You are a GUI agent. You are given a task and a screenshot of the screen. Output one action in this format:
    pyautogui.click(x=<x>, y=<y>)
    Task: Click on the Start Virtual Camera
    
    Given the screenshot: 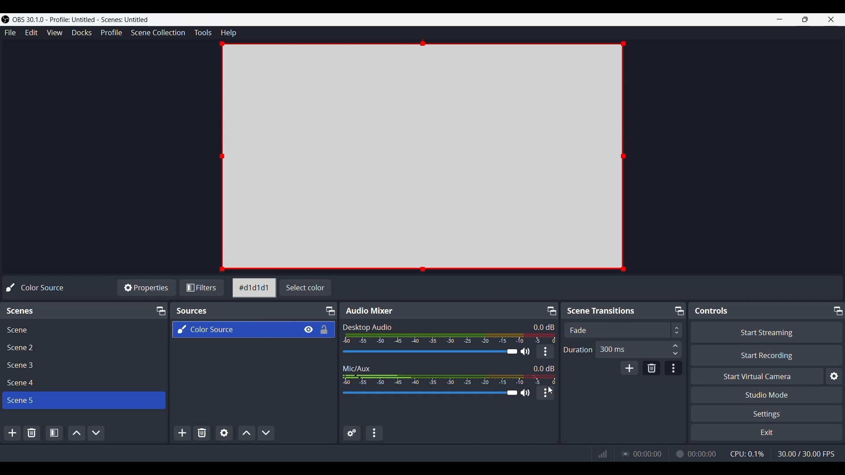 What is the action you would take?
    pyautogui.click(x=755, y=376)
    